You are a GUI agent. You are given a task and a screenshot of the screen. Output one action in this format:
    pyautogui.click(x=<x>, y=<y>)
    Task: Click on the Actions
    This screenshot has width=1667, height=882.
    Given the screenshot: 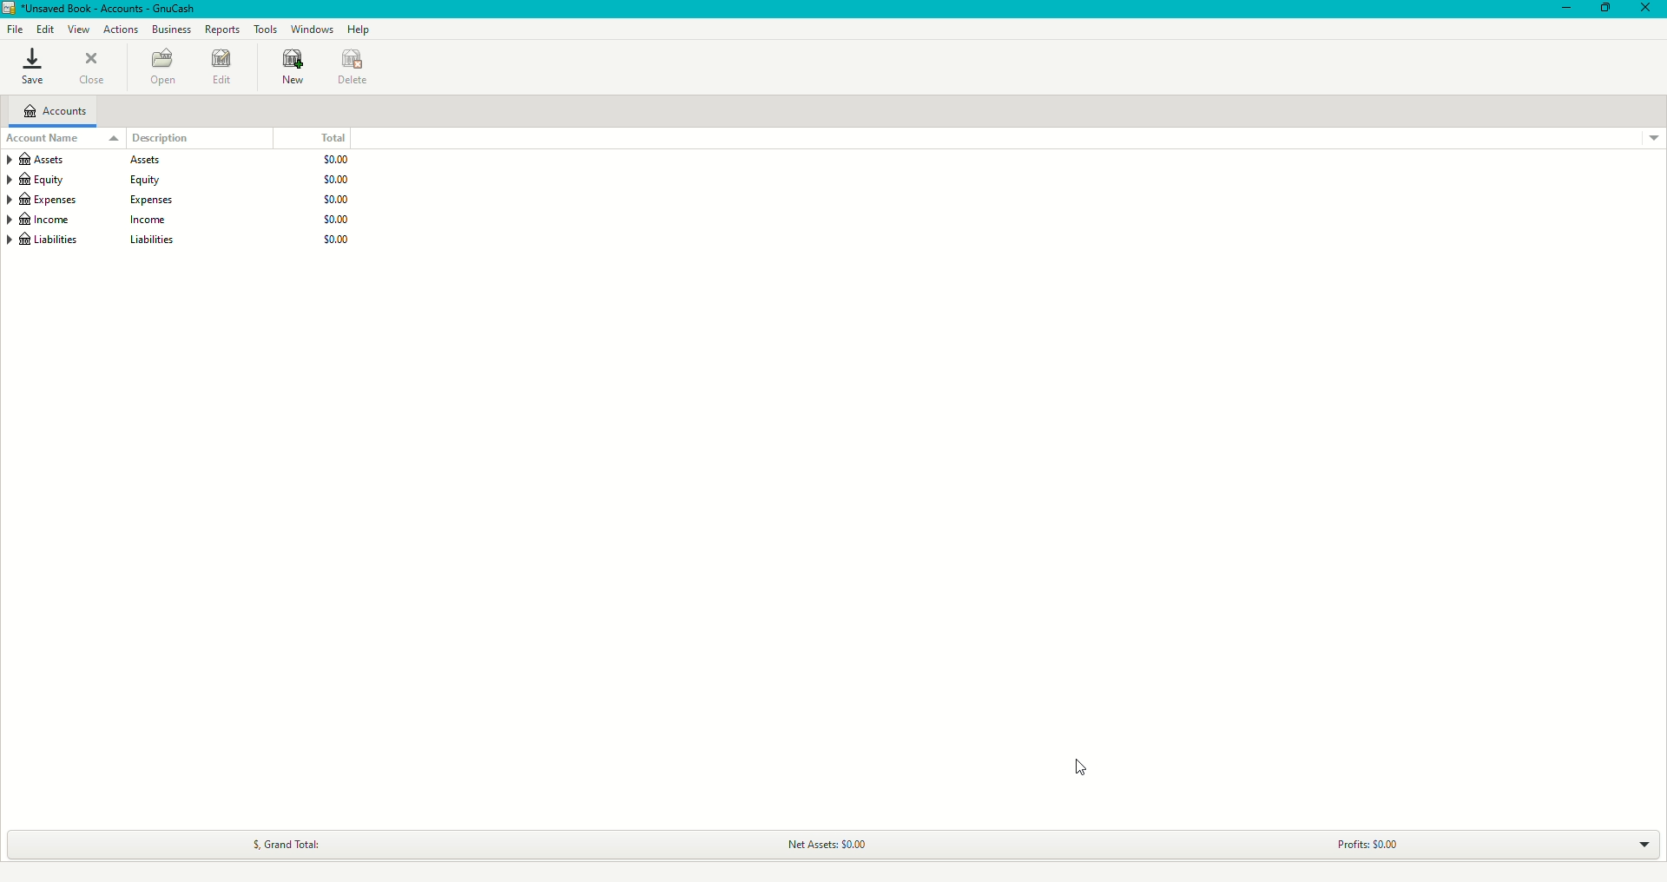 What is the action you would take?
    pyautogui.click(x=119, y=30)
    